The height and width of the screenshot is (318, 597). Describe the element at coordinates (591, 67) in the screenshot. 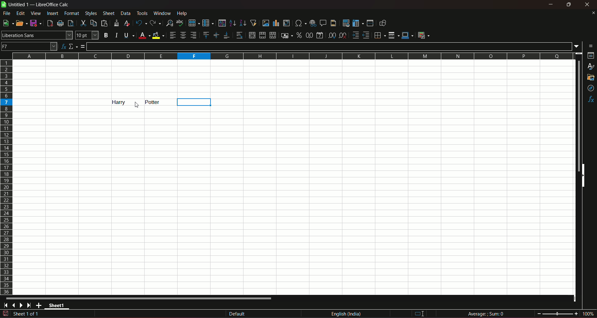

I see `styles` at that location.